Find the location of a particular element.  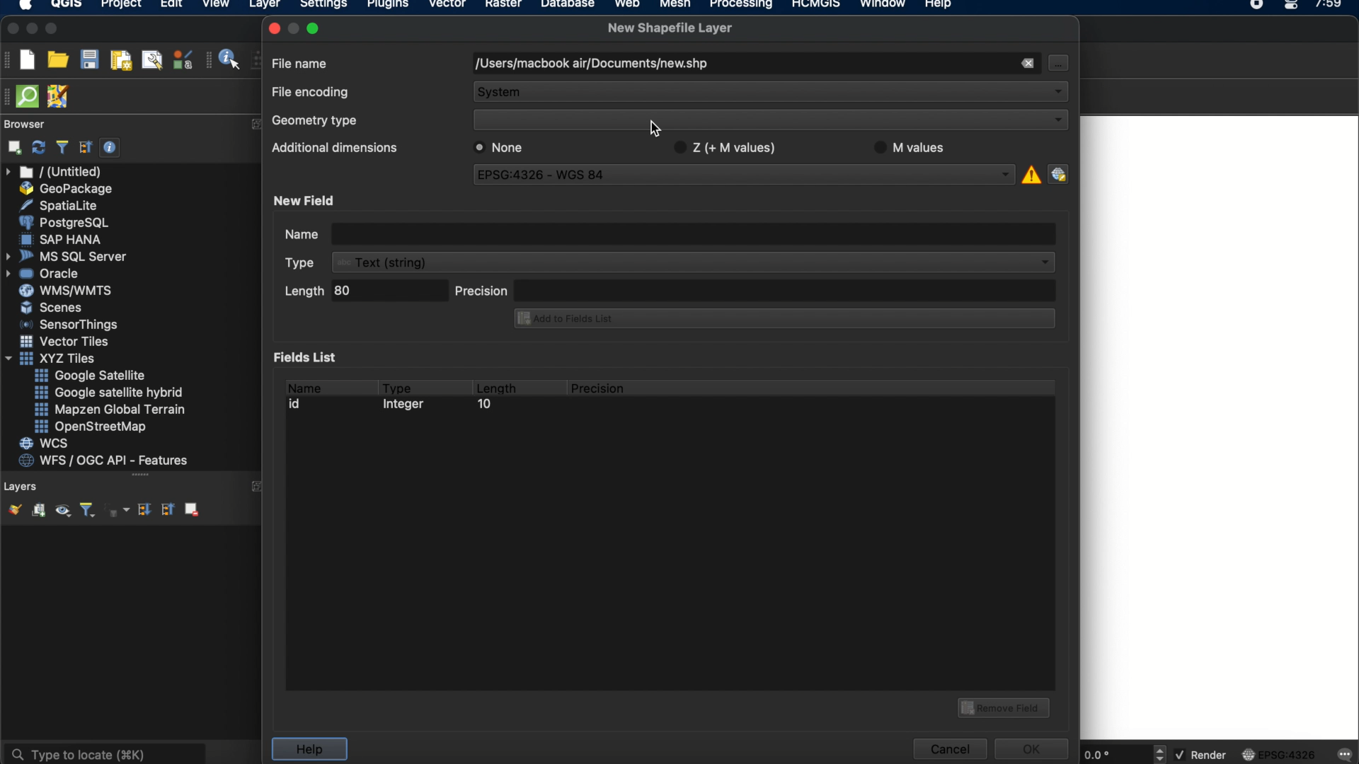

save project is located at coordinates (88, 60).